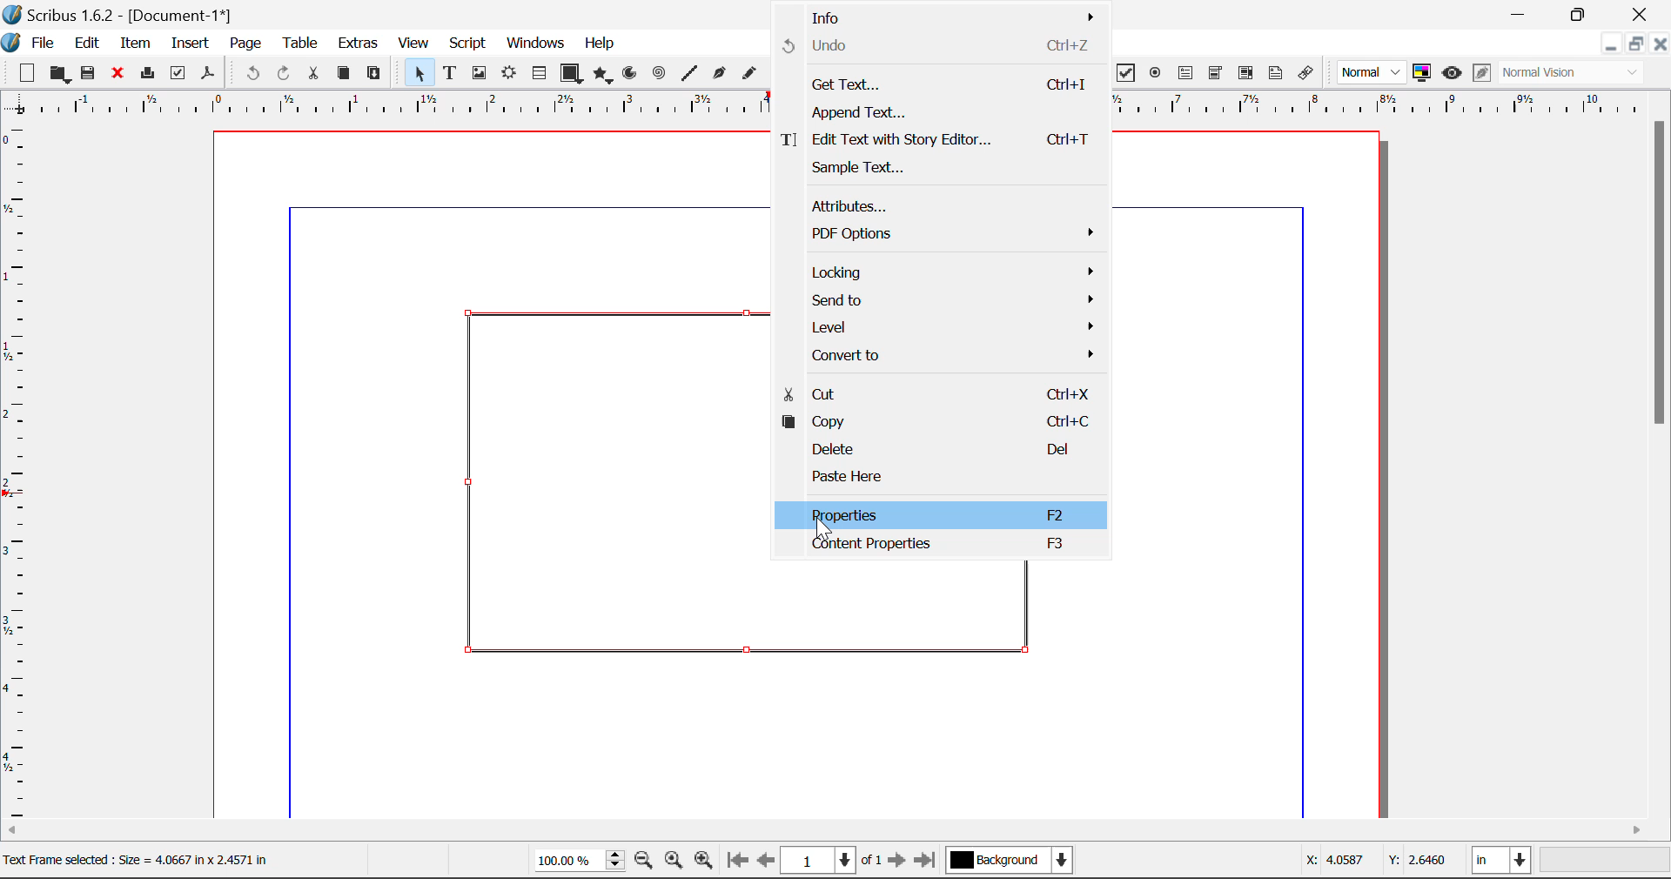 This screenshot has height=879, width=1671. What do you see at coordinates (604, 75) in the screenshot?
I see `Polygon` at bounding box center [604, 75].